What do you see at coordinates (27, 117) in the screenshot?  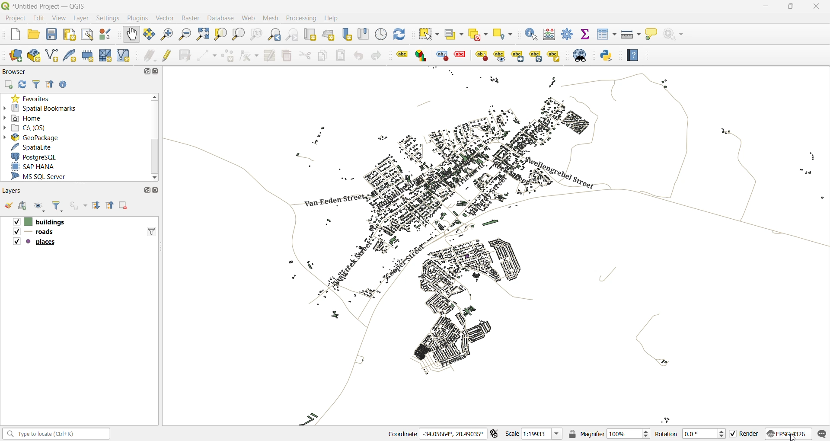 I see `home` at bounding box center [27, 117].